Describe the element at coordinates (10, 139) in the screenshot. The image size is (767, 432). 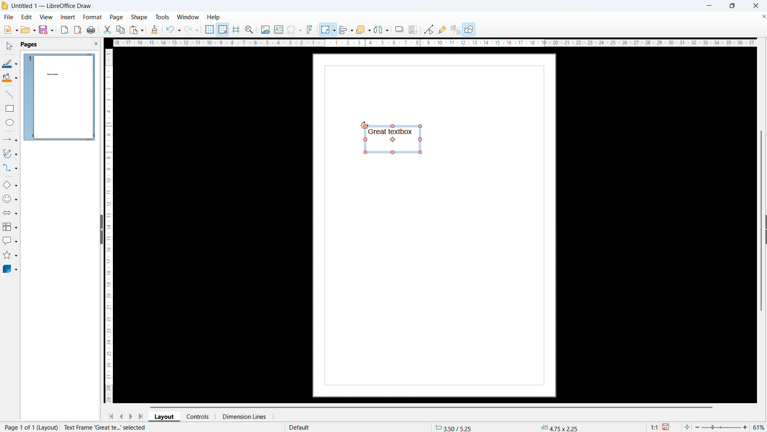
I see `lines and arrows` at that location.